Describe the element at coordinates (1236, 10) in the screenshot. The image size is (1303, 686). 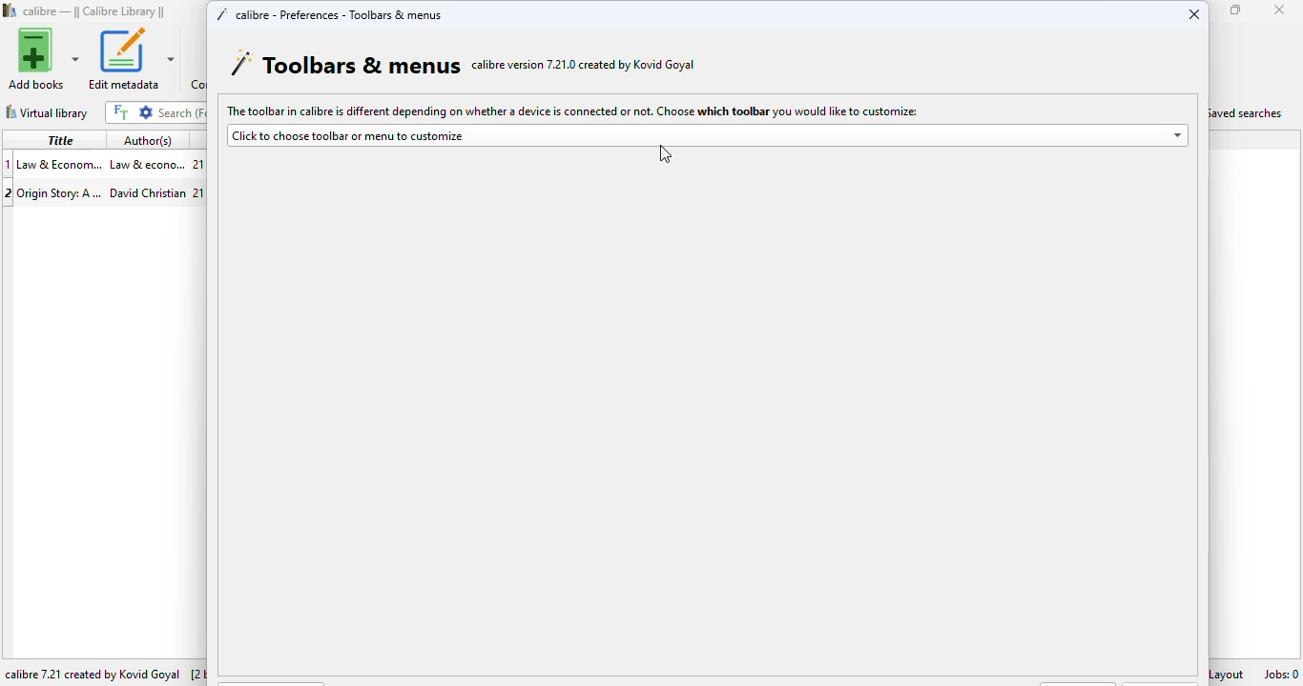
I see `maximize` at that location.